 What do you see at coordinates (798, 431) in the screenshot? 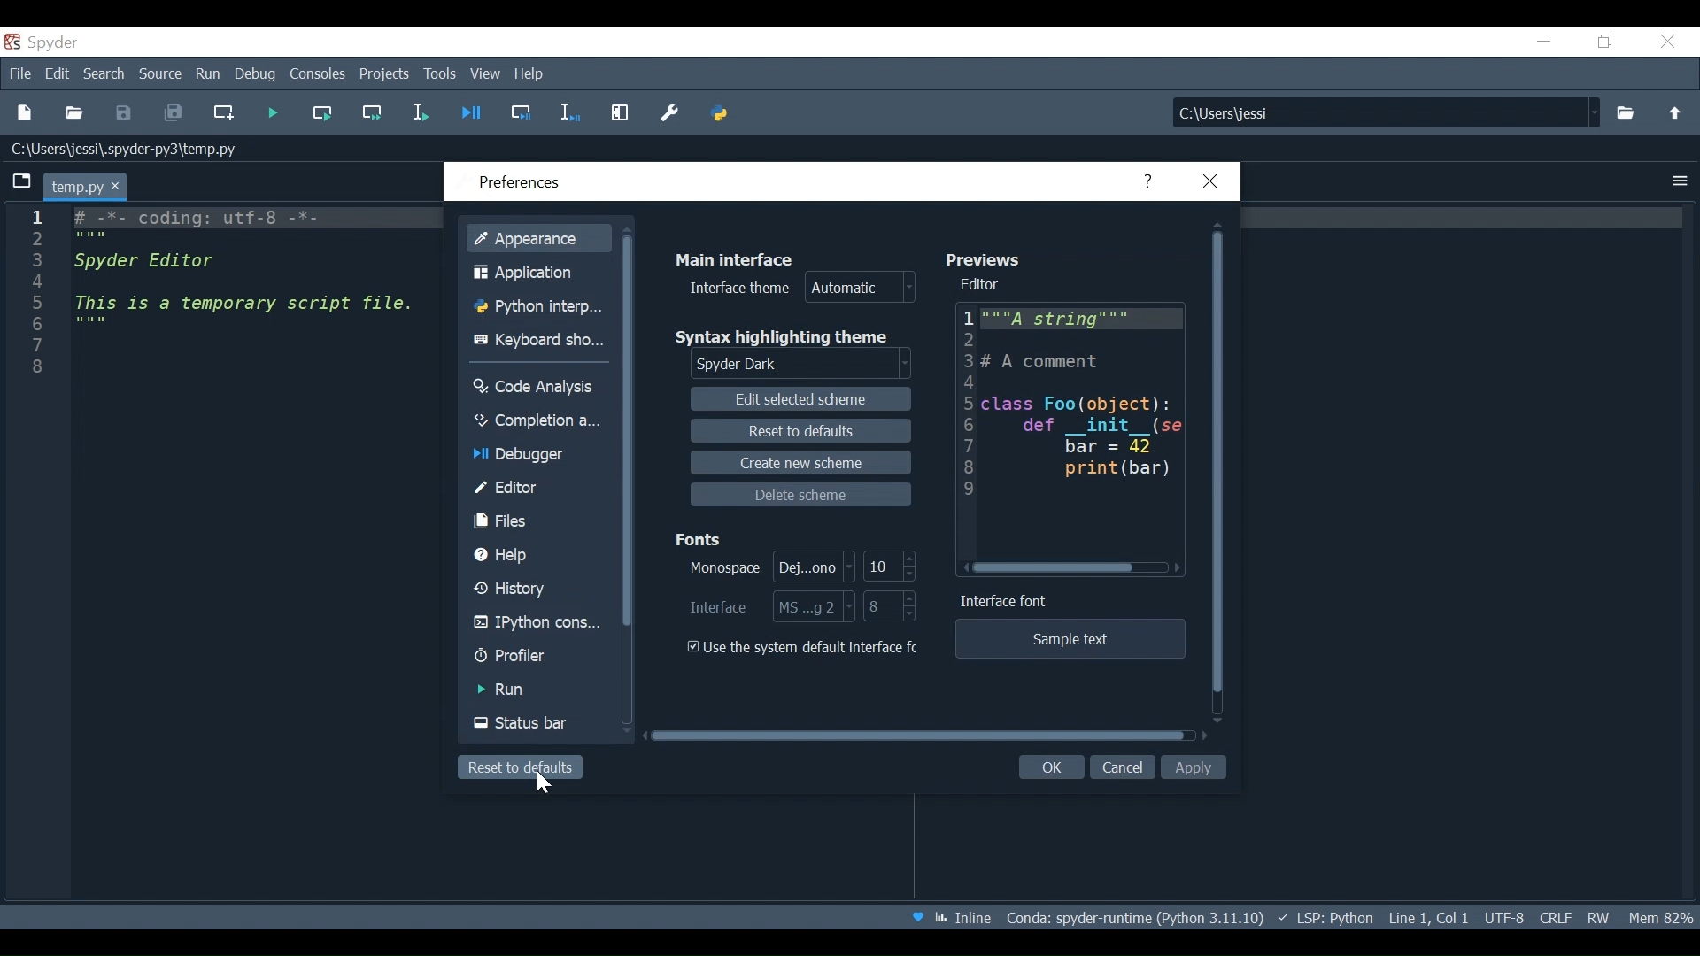
I see `Reset to defaults` at bounding box center [798, 431].